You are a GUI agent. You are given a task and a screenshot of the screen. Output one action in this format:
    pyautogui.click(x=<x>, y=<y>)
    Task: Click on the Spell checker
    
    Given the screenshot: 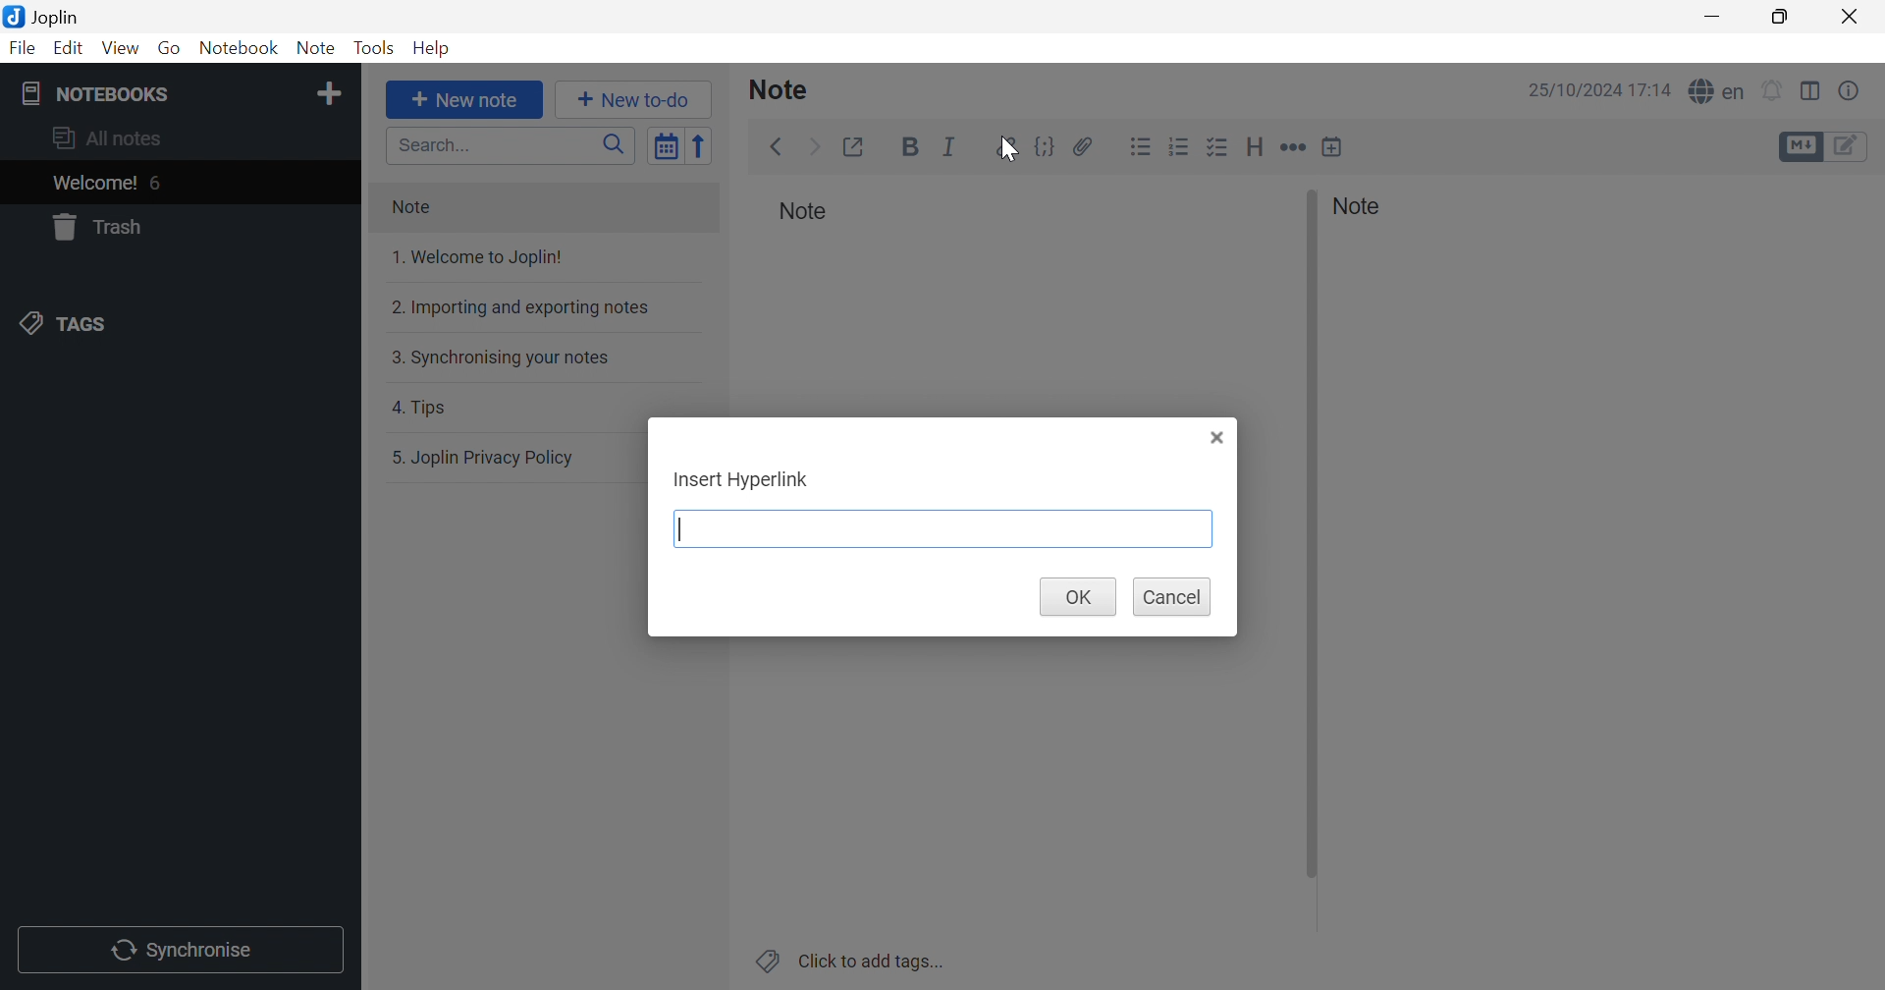 What is the action you would take?
    pyautogui.click(x=1716, y=92)
    